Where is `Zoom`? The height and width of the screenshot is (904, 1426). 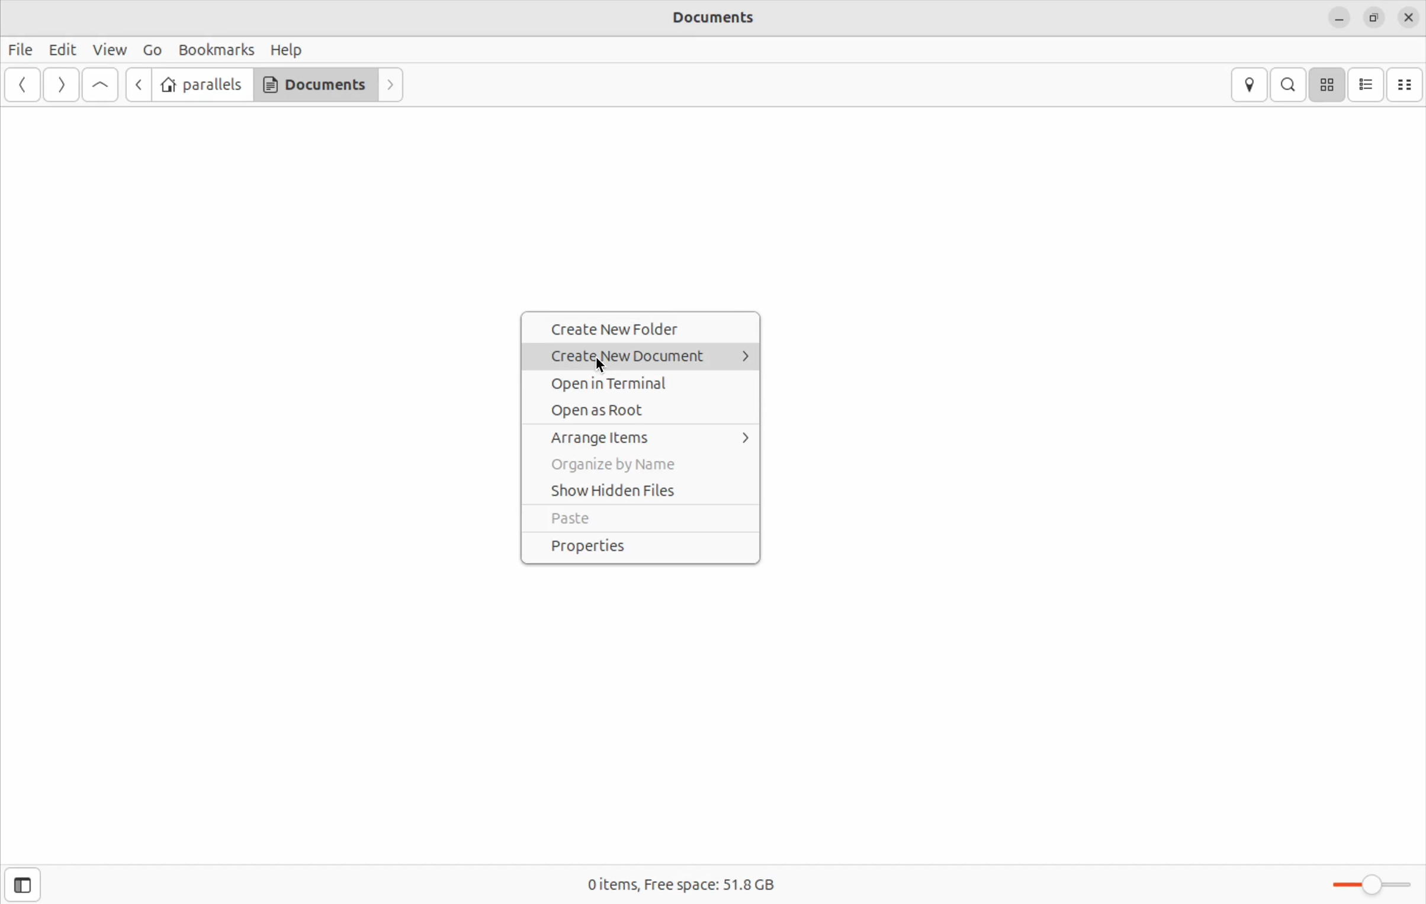
Zoom is located at coordinates (1372, 883).